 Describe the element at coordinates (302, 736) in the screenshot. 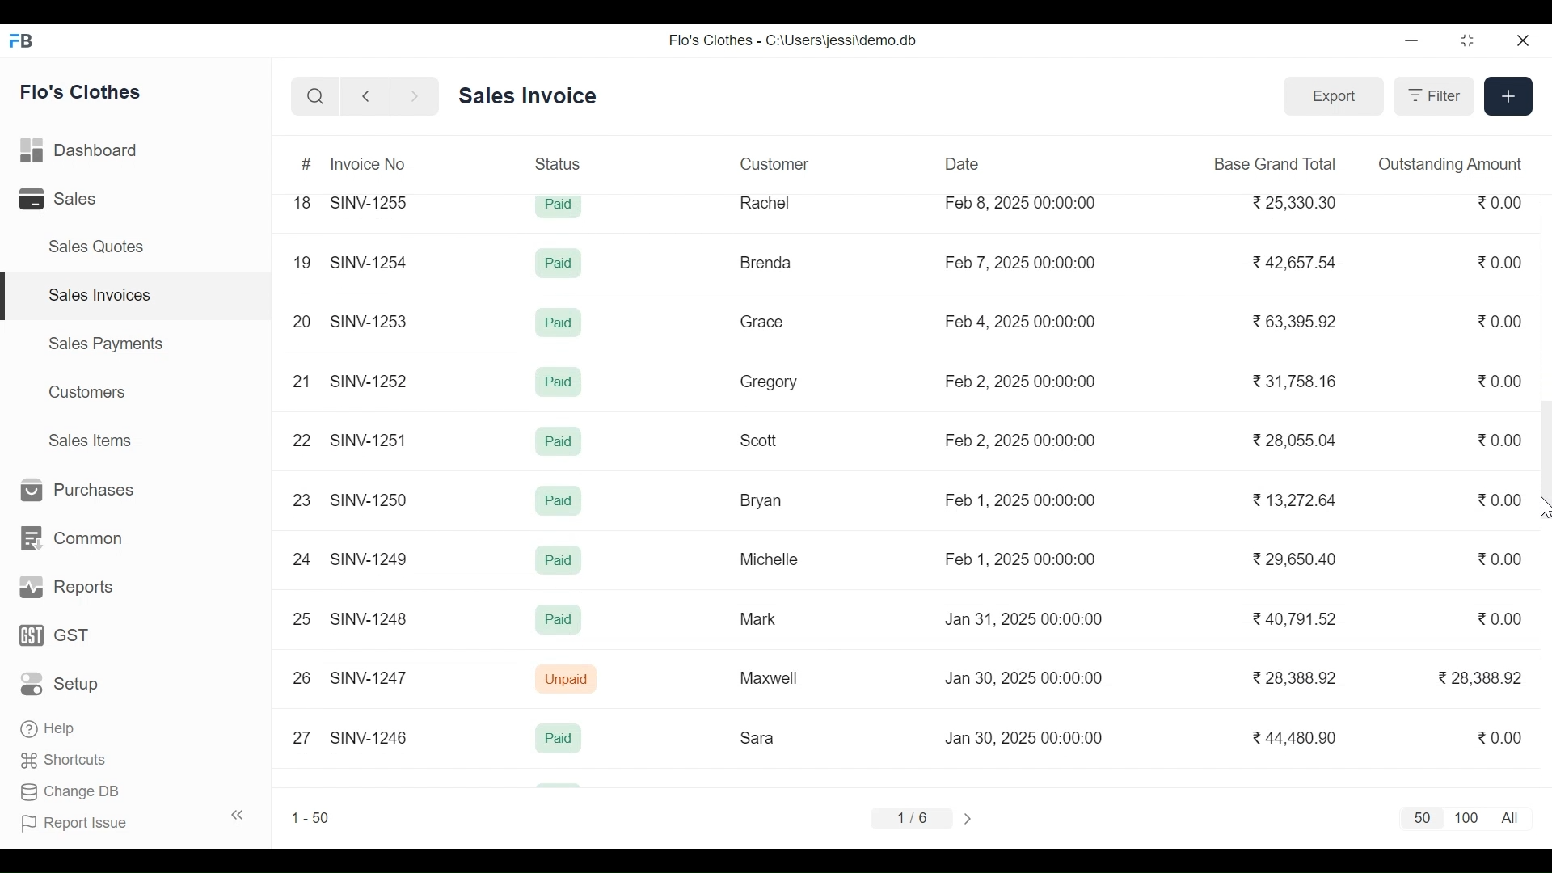

I see `27` at that location.